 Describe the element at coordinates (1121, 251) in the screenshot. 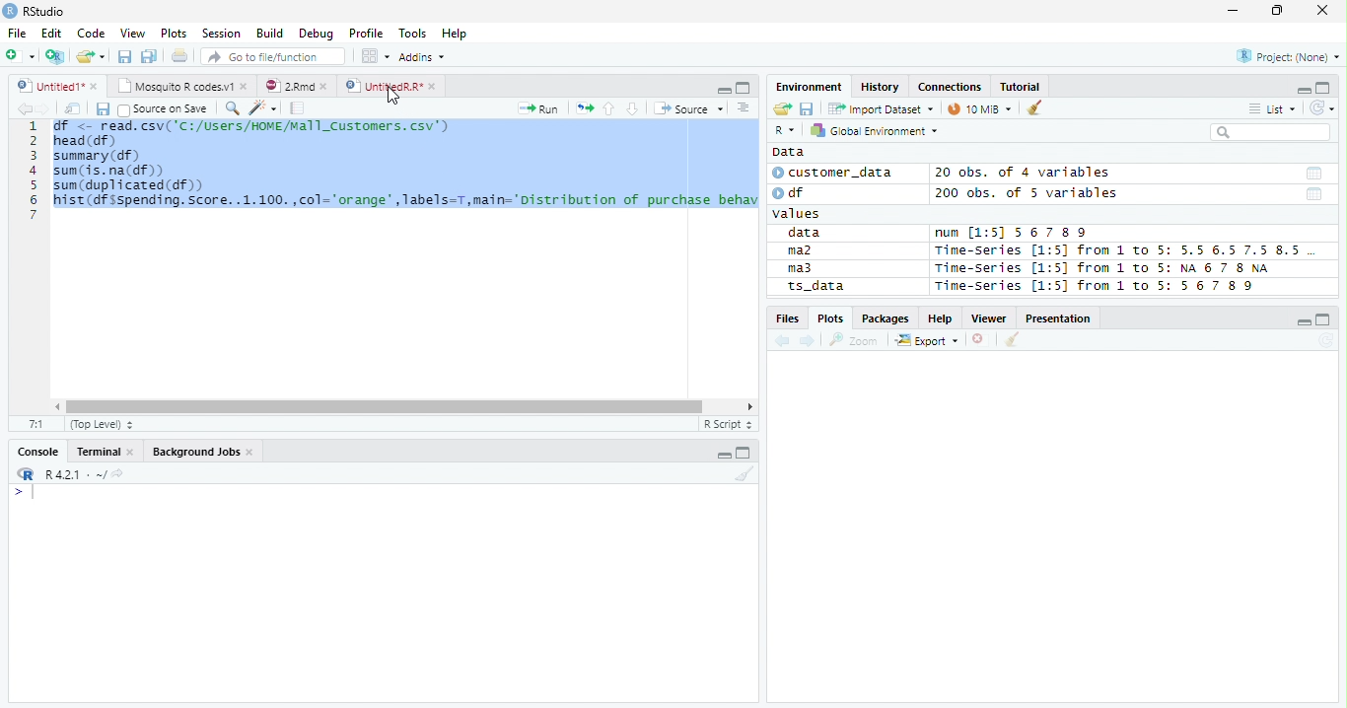

I see `Time-Series [1:5] from 1 to 5: 5.5 6.5 7.5 8.5` at that location.